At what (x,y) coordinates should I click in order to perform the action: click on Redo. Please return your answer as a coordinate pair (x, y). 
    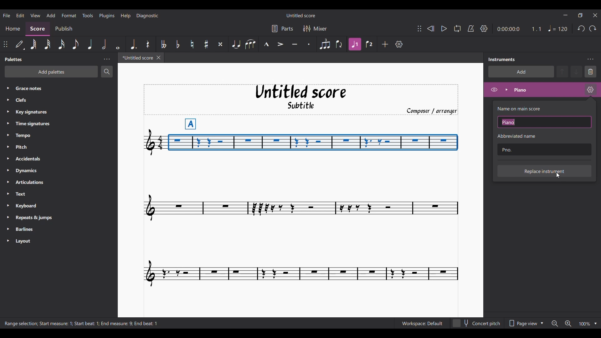
    Looking at the image, I should click on (593, 28).